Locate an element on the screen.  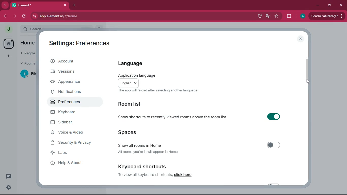
add tab is located at coordinates (73, 5).